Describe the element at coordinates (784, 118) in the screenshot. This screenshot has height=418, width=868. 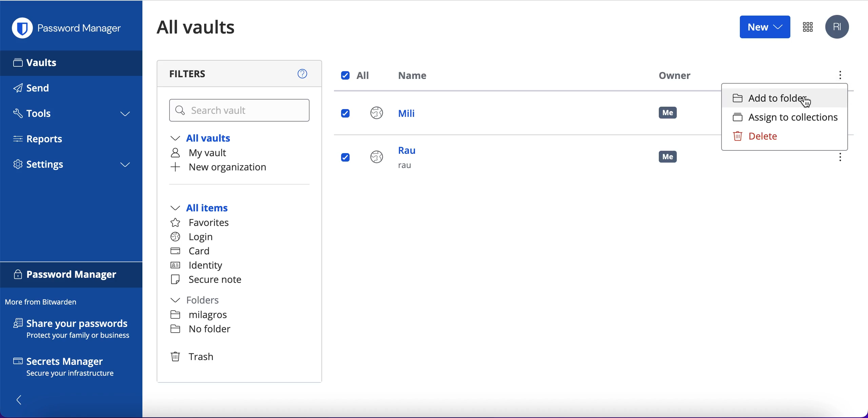
I see `assign to collections` at that location.